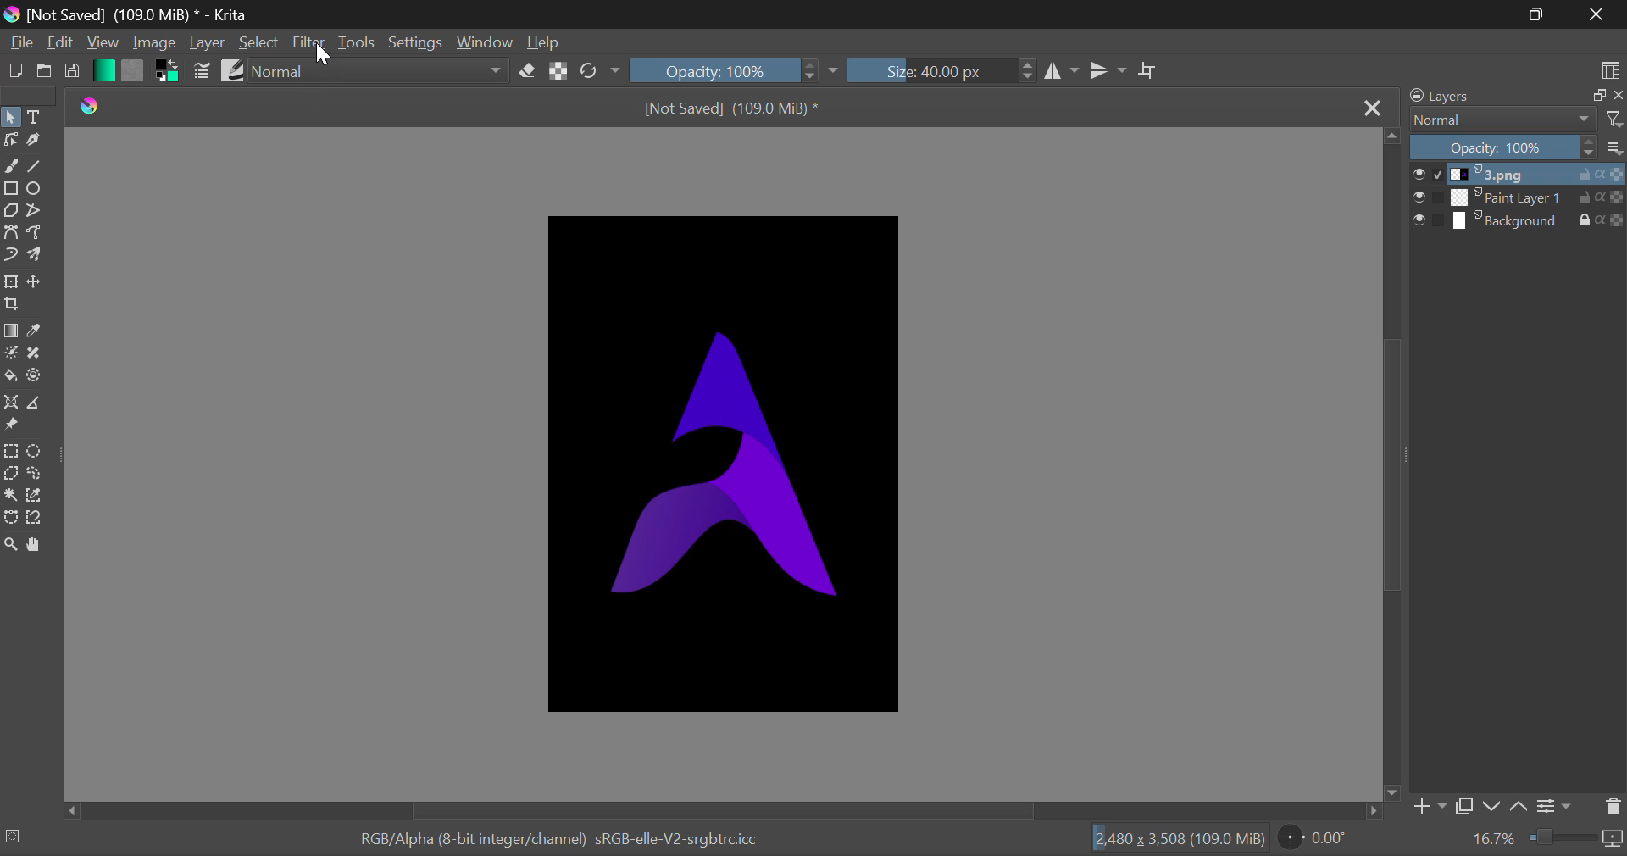  I want to click on Copy Layer, so click(1464, 806).